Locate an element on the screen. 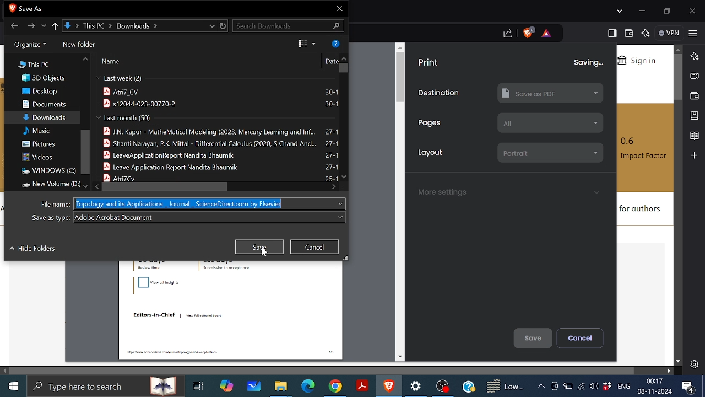  for authors is located at coordinates (642, 210).